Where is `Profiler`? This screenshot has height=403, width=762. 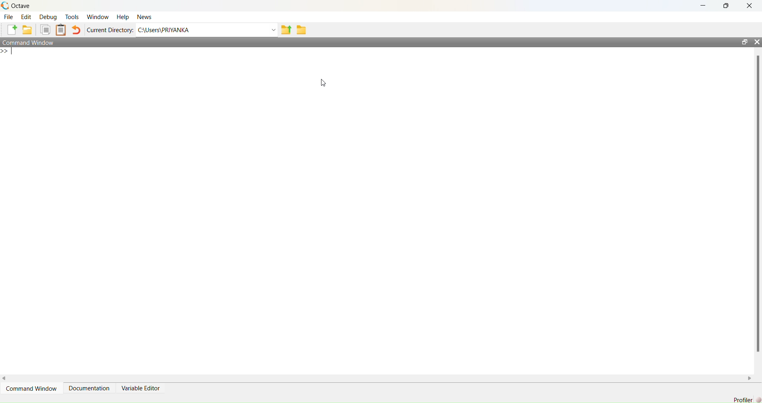
Profiler is located at coordinates (747, 399).